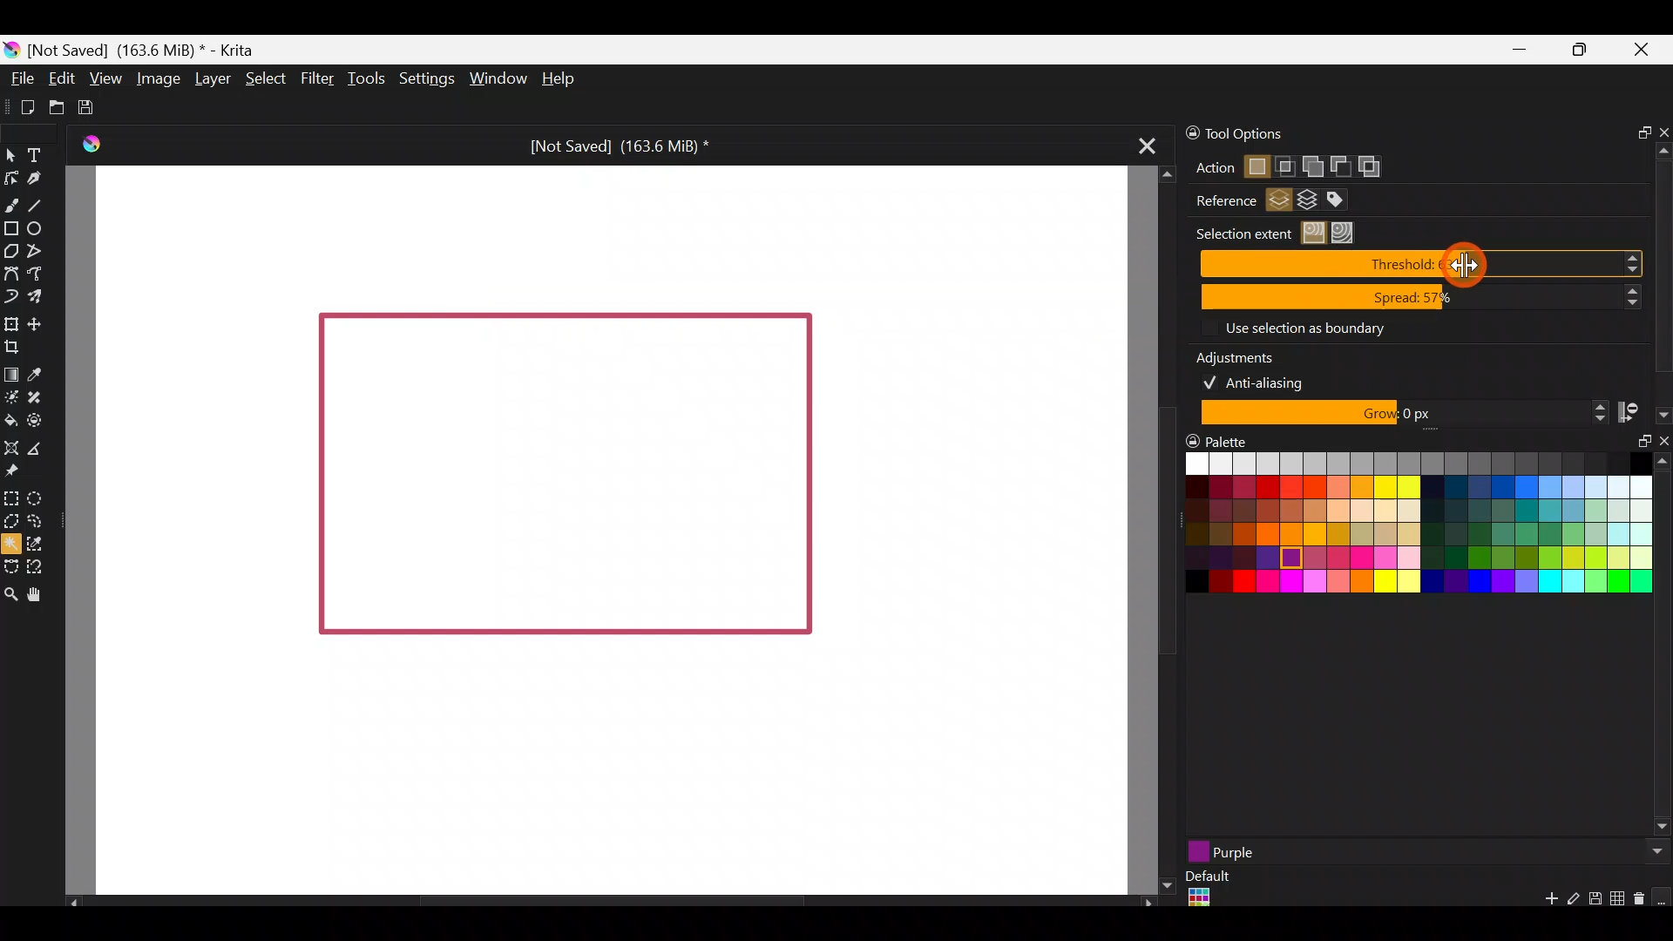  What do you see at coordinates (45, 449) in the screenshot?
I see `Measure the distance between two points` at bounding box center [45, 449].